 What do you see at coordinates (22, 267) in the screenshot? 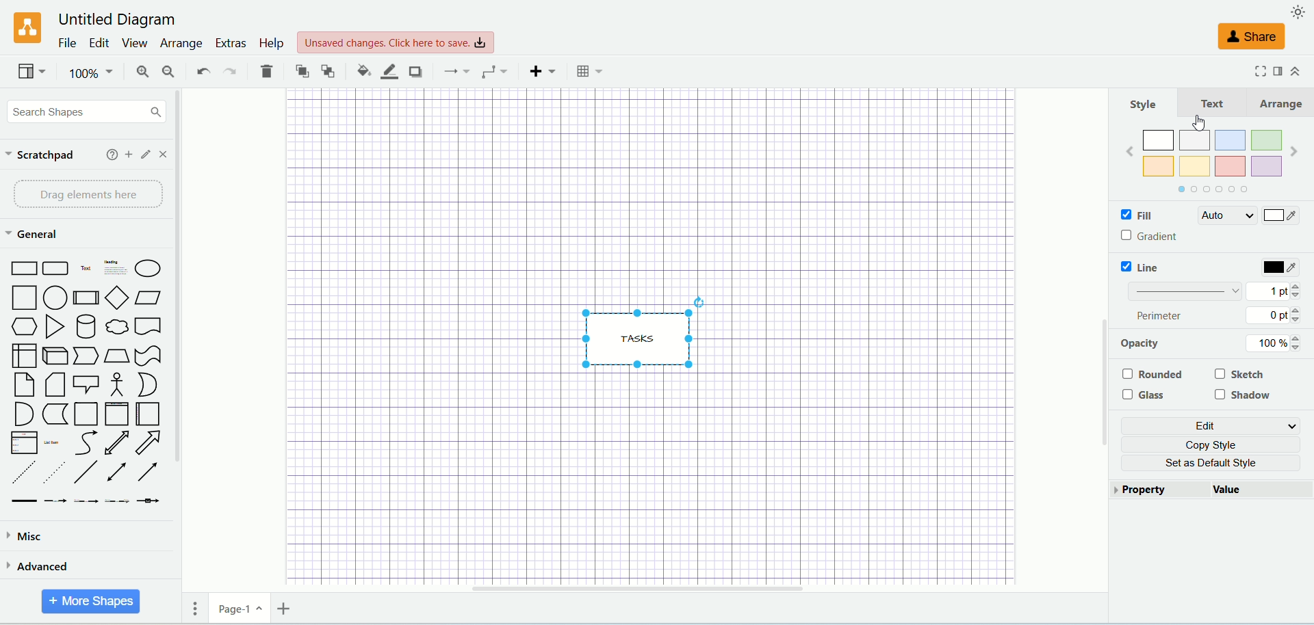
I see `Rectangle` at bounding box center [22, 267].